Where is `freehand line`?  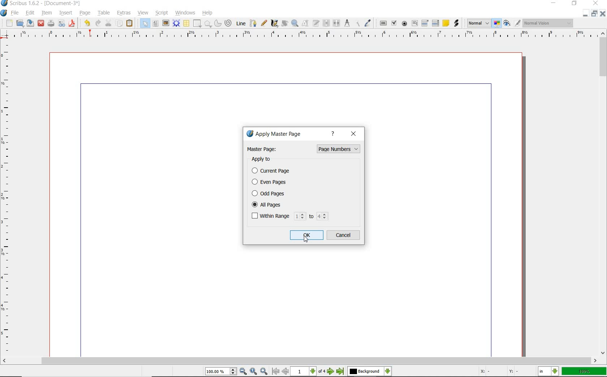 freehand line is located at coordinates (264, 23).